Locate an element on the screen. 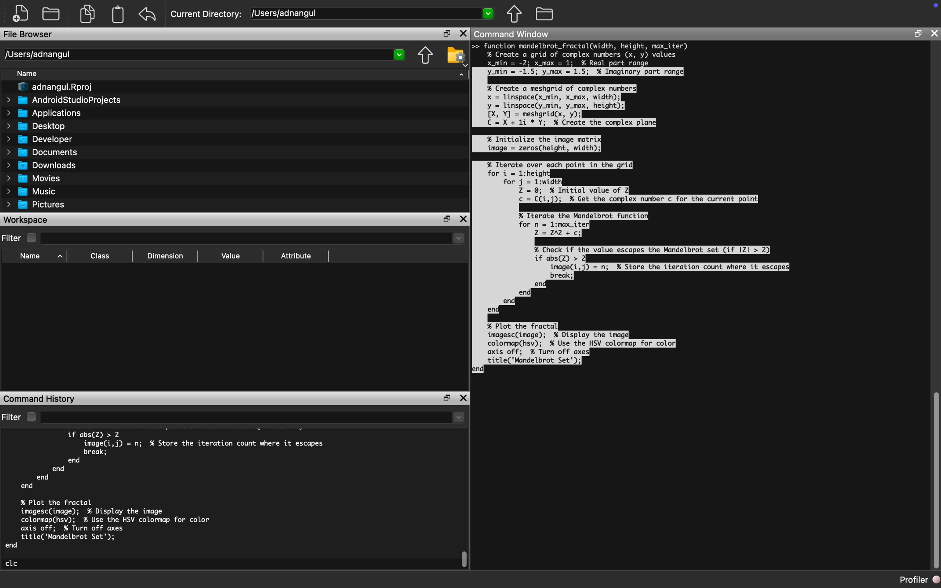  Restore Down is located at coordinates (449, 33).